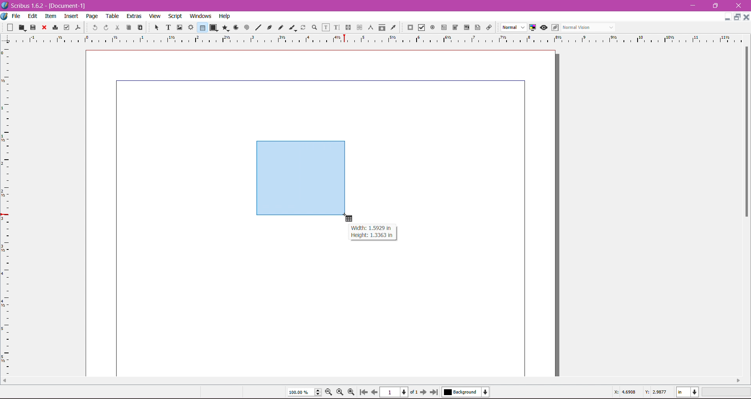  What do you see at coordinates (431, 28) in the screenshot?
I see `PDF Radio Button` at bounding box center [431, 28].